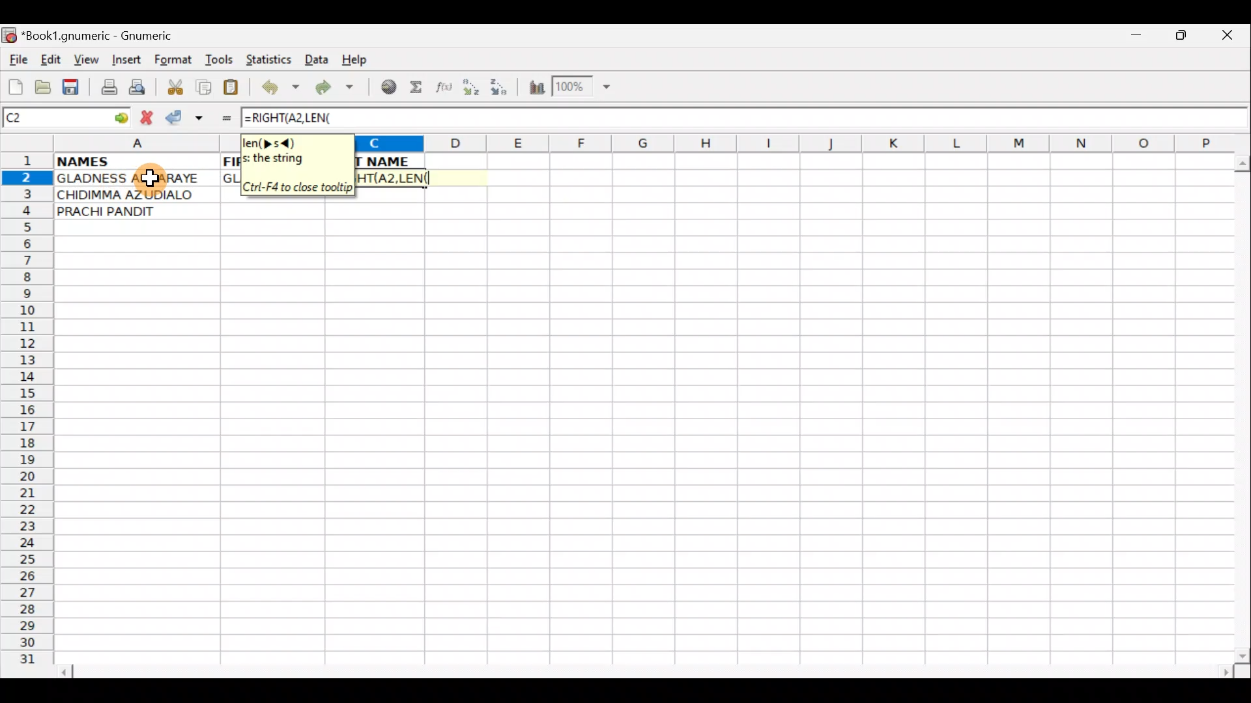 Image resolution: width=1251 pixels, height=703 pixels. What do you see at coordinates (83, 59) in the screenshot?
I see `View` at bounding box center [83, 59].